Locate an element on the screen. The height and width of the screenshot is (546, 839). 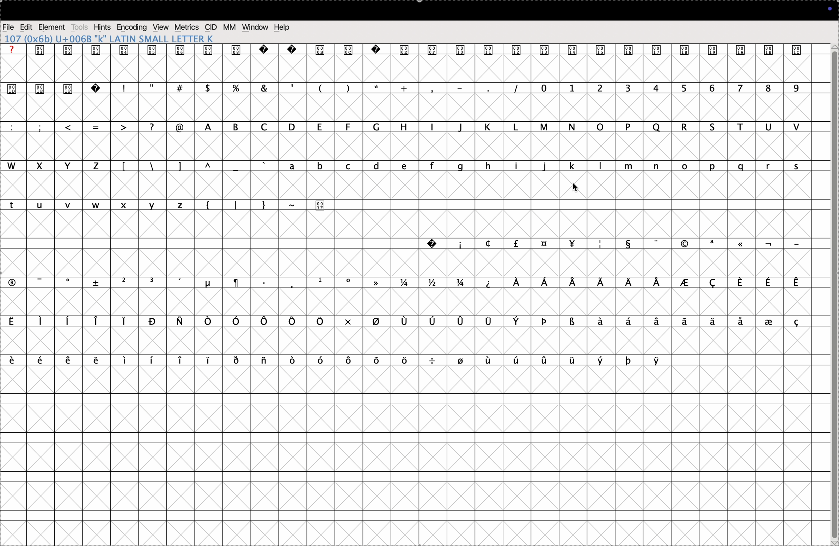
symbol list of you is located at coordinates (571, 359).